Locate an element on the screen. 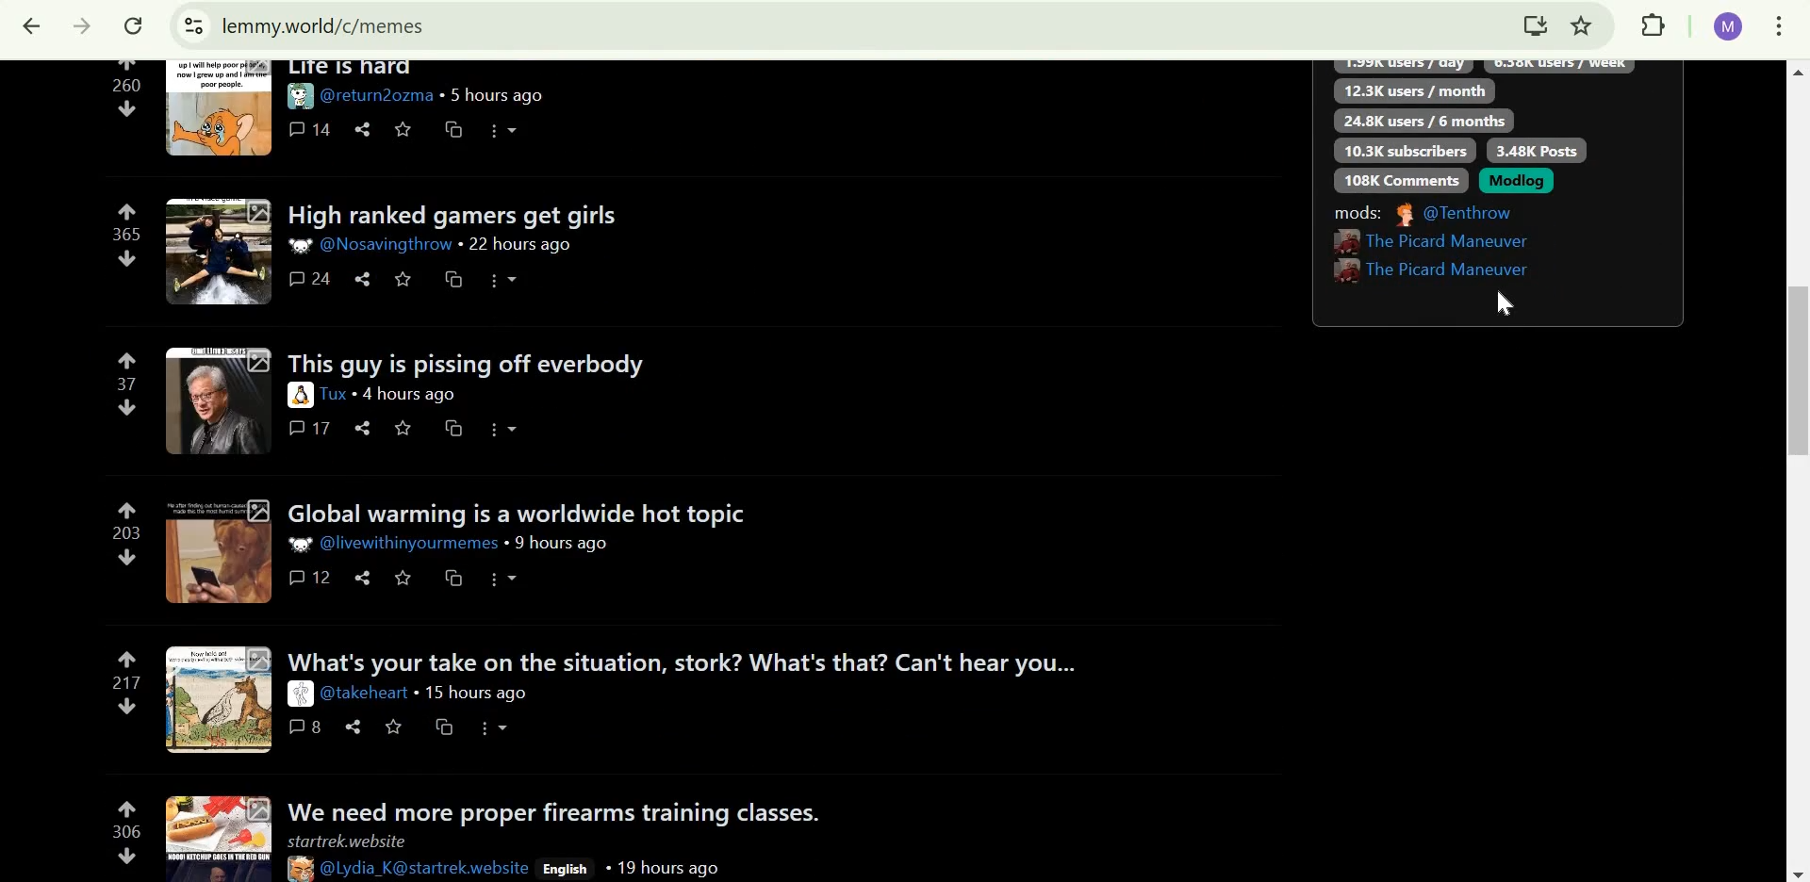  picture is located at coordinates (300, 694).